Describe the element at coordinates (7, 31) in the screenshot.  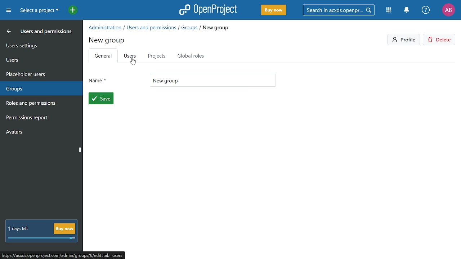
I see `MOve back` at that location.